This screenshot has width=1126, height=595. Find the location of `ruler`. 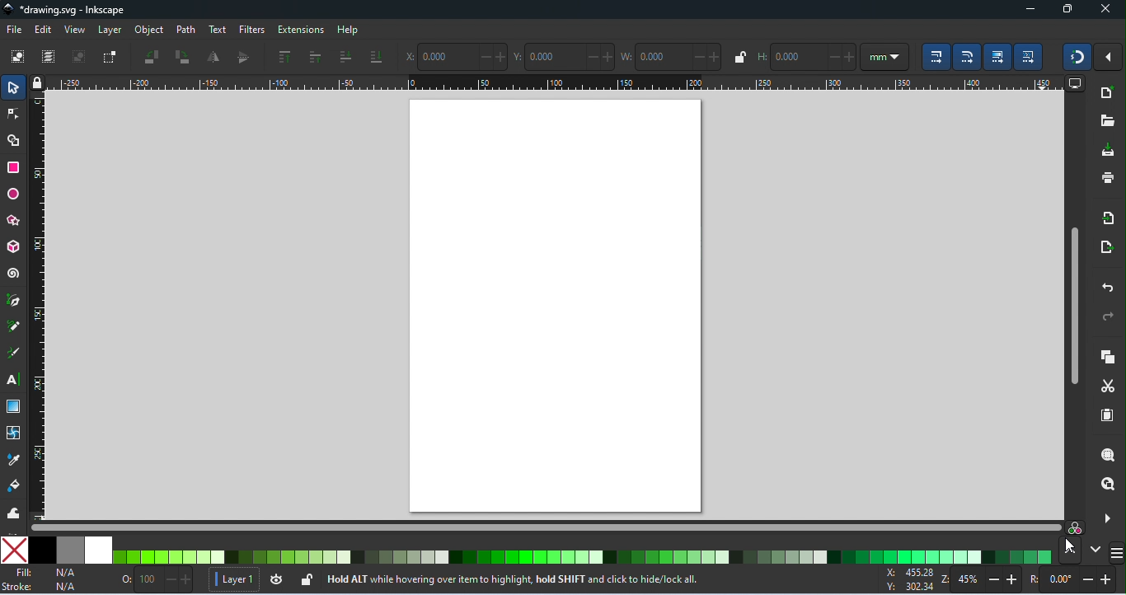

ruler is located at coordinates (558, 83).